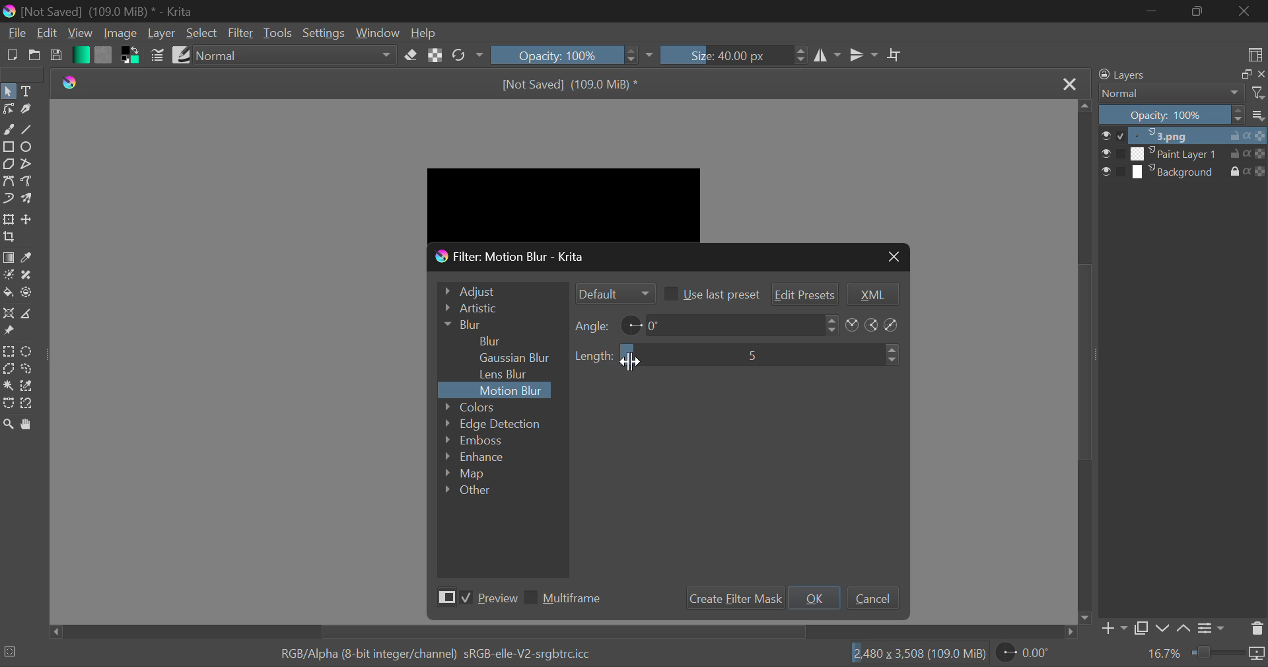  I want to click on Polygon Selection Tool, so click(8, 369).